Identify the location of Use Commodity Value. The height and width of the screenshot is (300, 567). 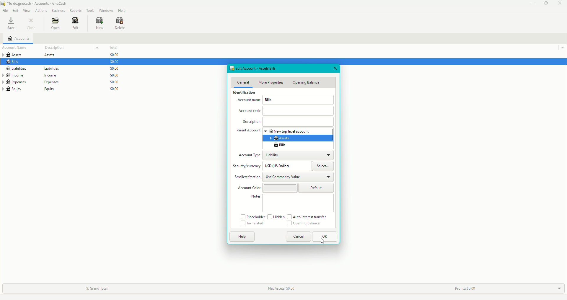
(298, 176).